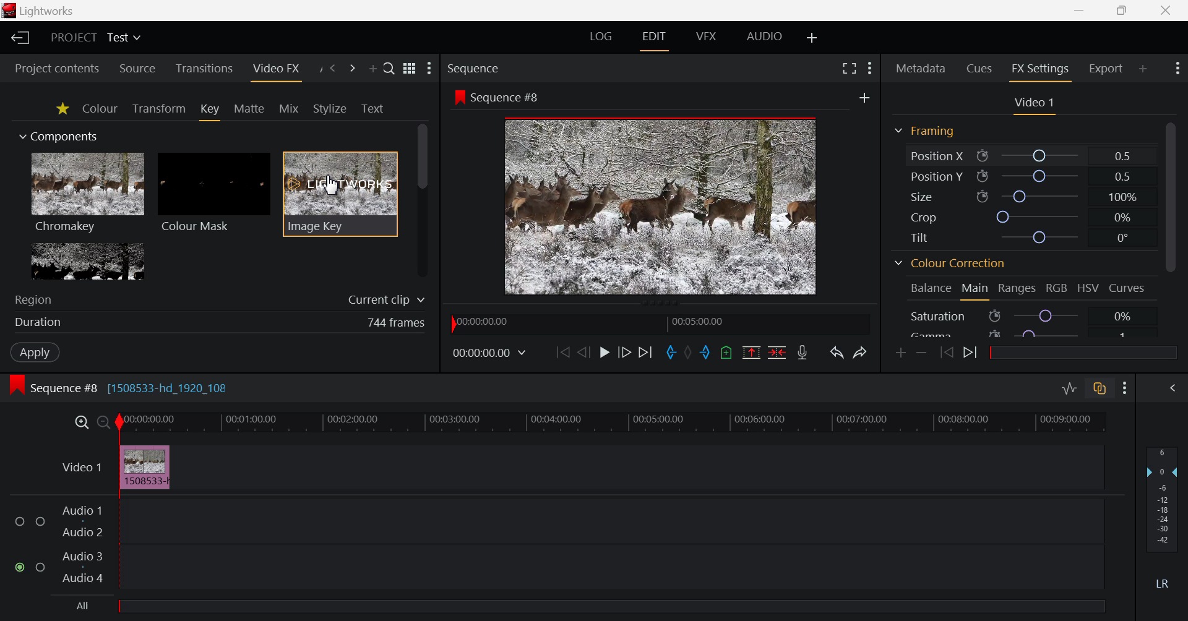  Describe the element at coordinates (765, 35) in the screenshot. I see `AUDIO Layout` at that location.